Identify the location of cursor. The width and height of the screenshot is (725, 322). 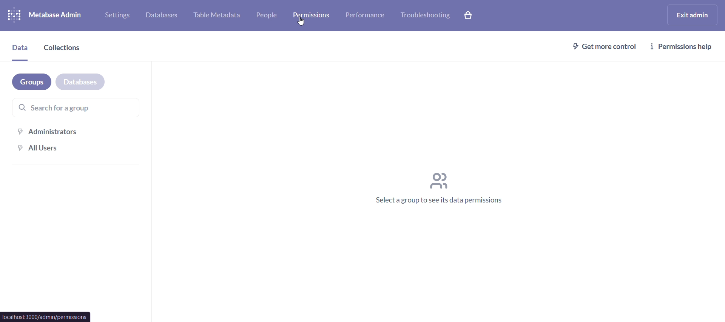
(299, 22).